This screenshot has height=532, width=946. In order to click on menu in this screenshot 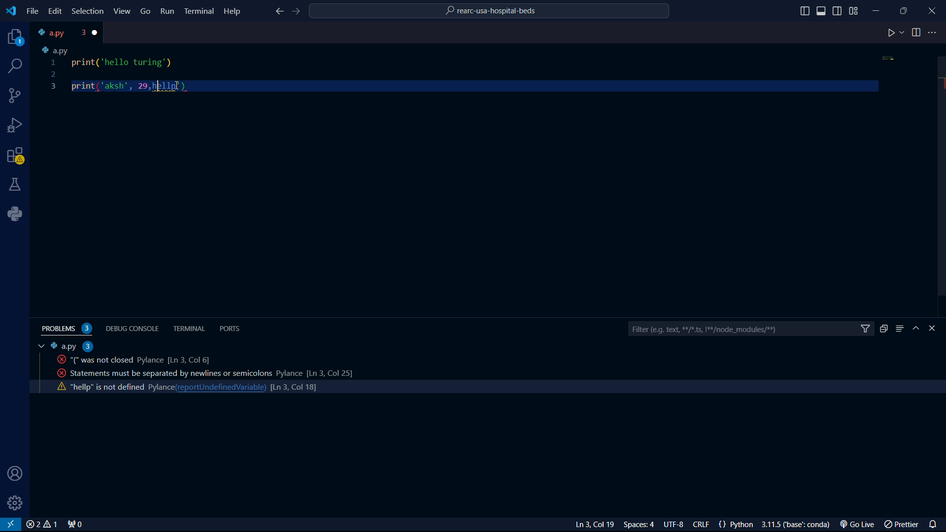, I will do `click(900, 329)`.